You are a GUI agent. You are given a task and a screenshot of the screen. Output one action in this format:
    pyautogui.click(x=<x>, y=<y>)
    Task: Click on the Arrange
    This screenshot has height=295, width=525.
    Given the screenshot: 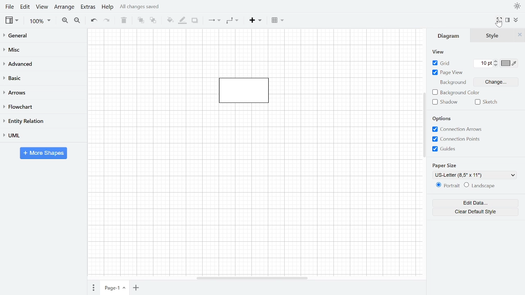 What is the action you would take?
    pyautogui.click(x=64, y=8)
    